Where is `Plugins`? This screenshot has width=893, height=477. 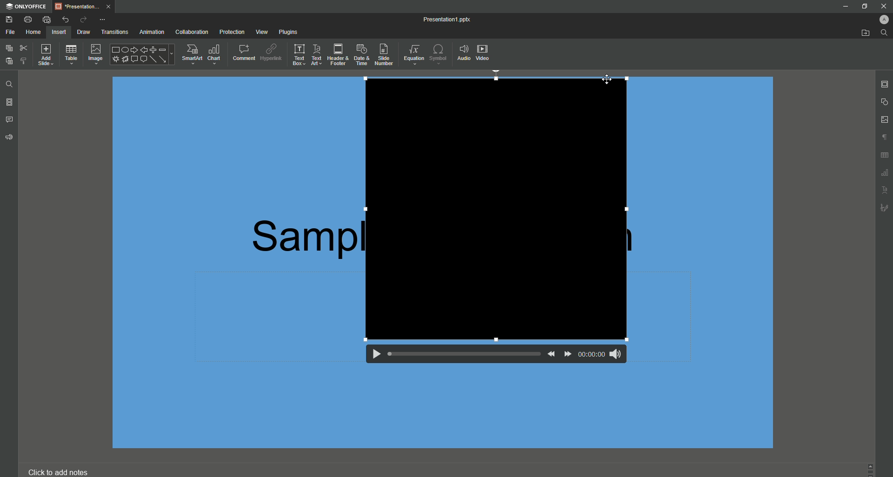 Plugins is located at coordinates (287, 31).